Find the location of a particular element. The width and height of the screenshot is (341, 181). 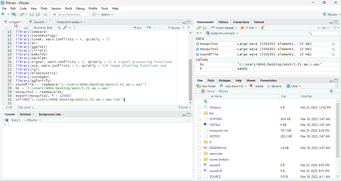

History is located at coordinates (224, 22).